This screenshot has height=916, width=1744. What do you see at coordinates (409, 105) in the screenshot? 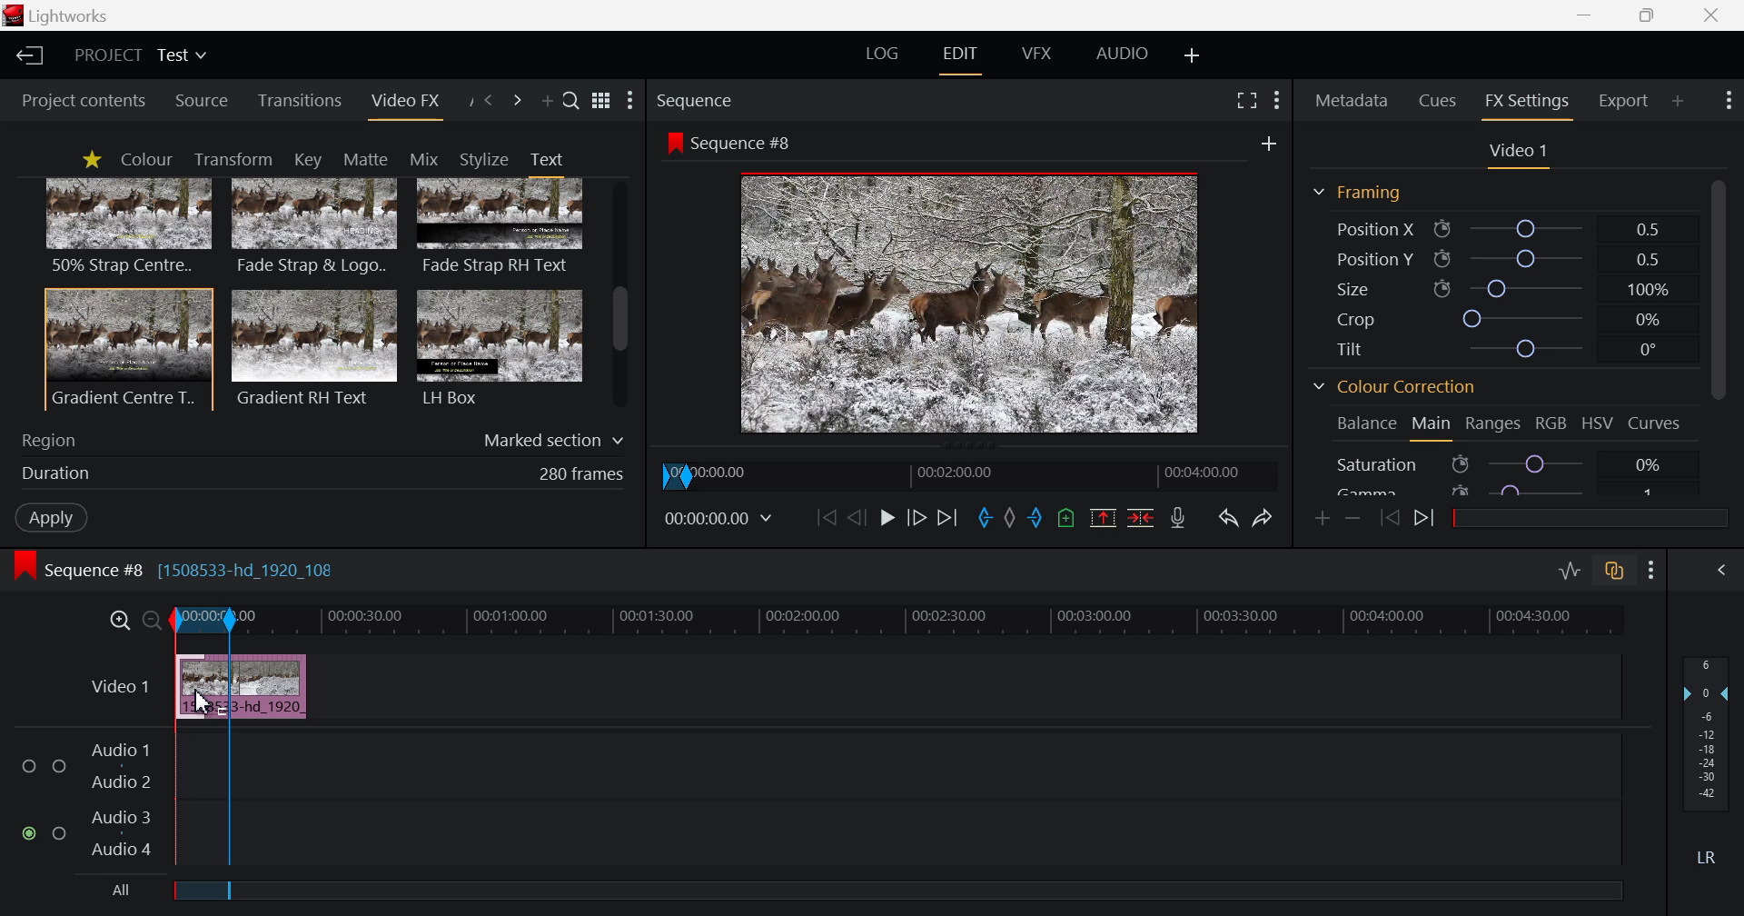
I see `Video FX Panel Open` at bounding box center [409, 105].